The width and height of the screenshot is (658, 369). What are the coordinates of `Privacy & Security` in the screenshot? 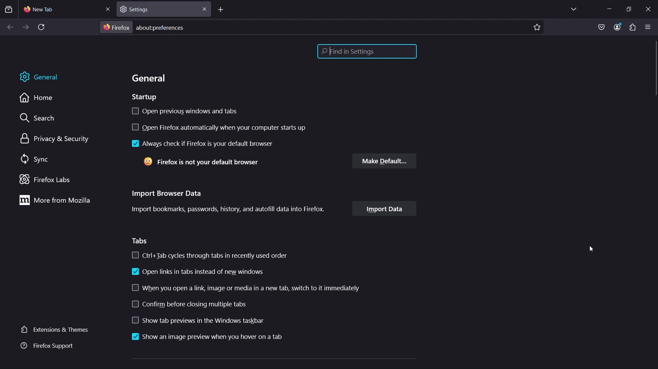 It's located at (56, 138).